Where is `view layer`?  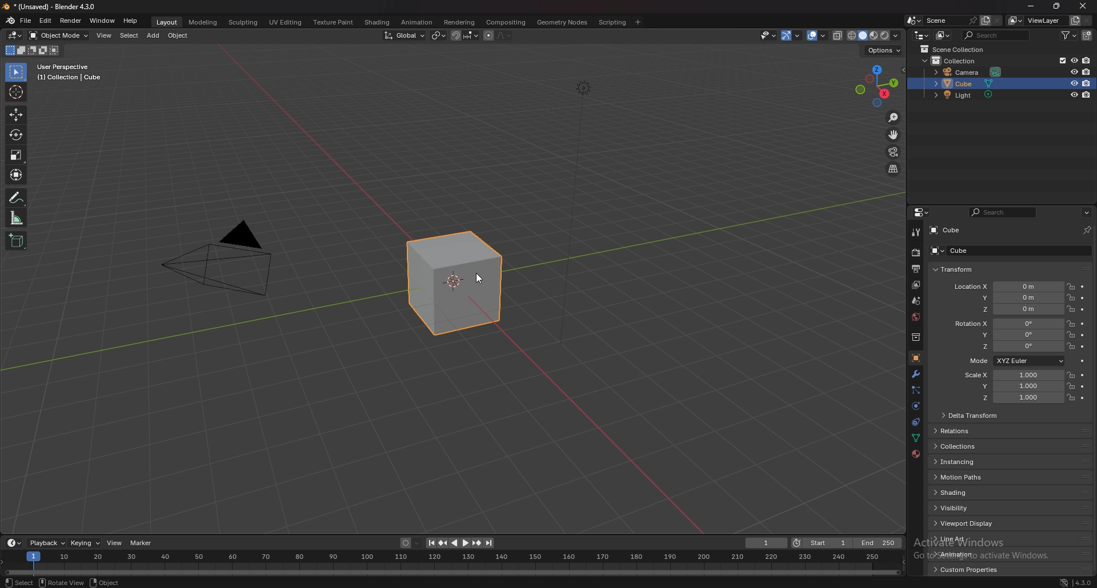 view layer is located at coordinates (1036, 21).